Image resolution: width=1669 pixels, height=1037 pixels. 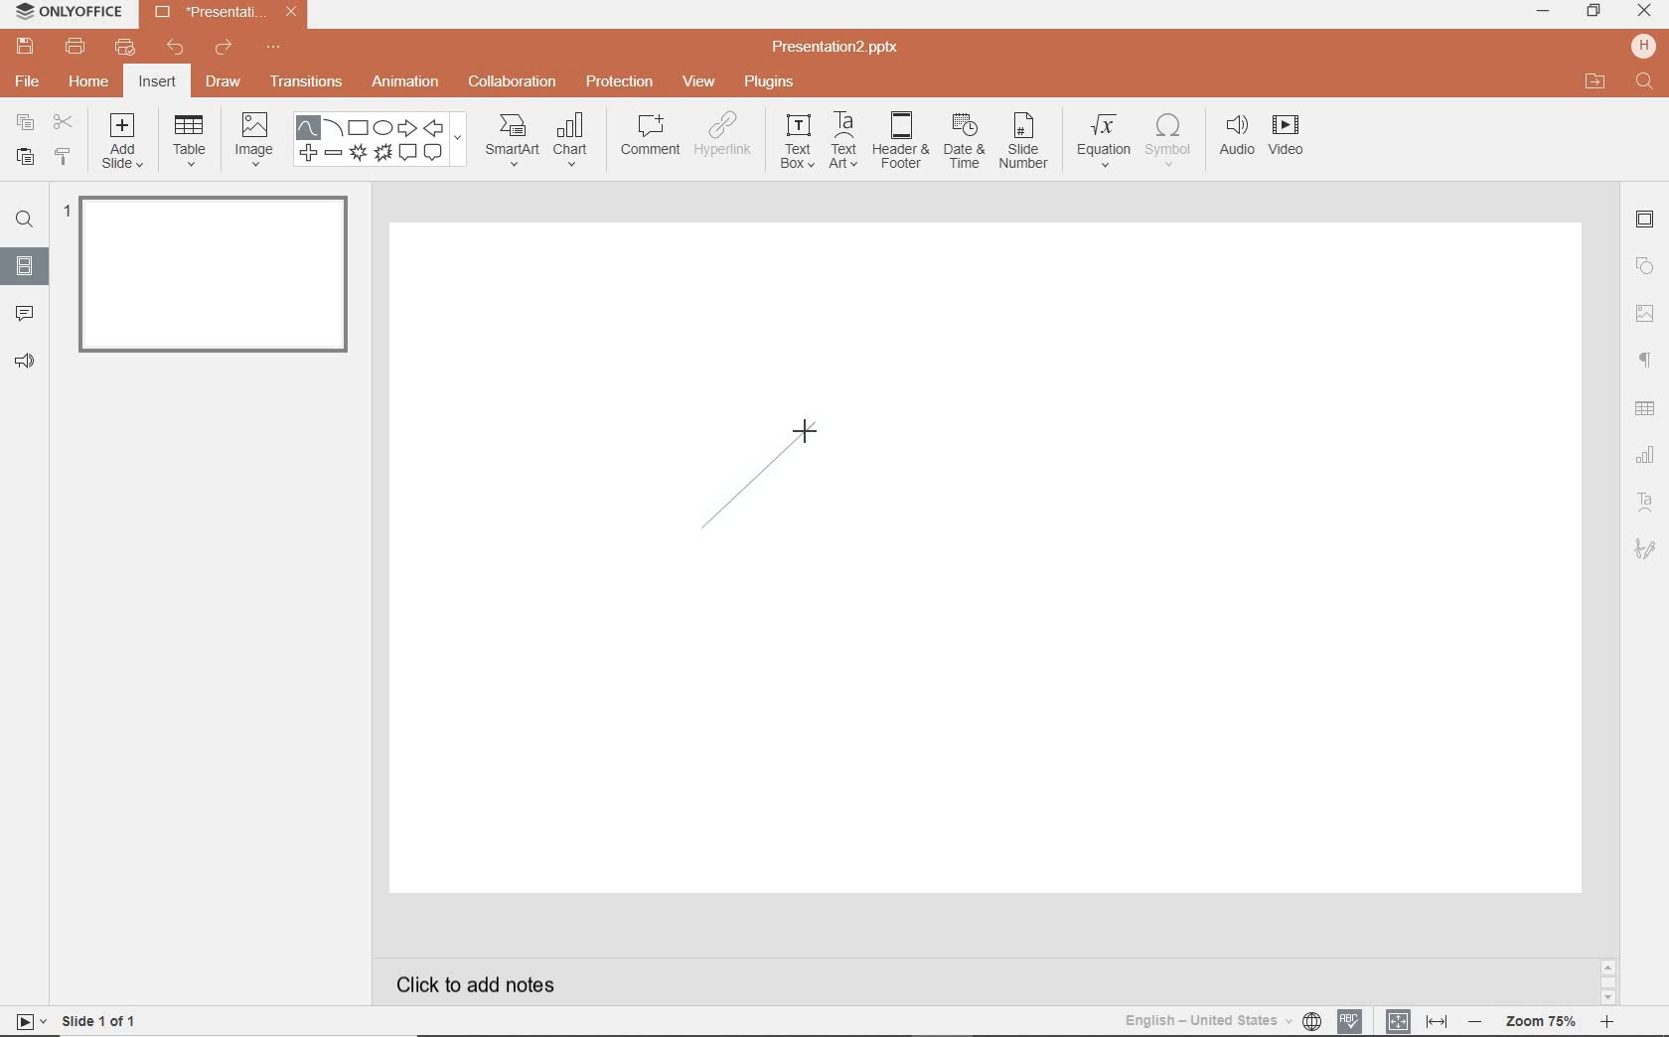 I want to click on SLIDE 1 OF 1, so click(x=79, y=1020).